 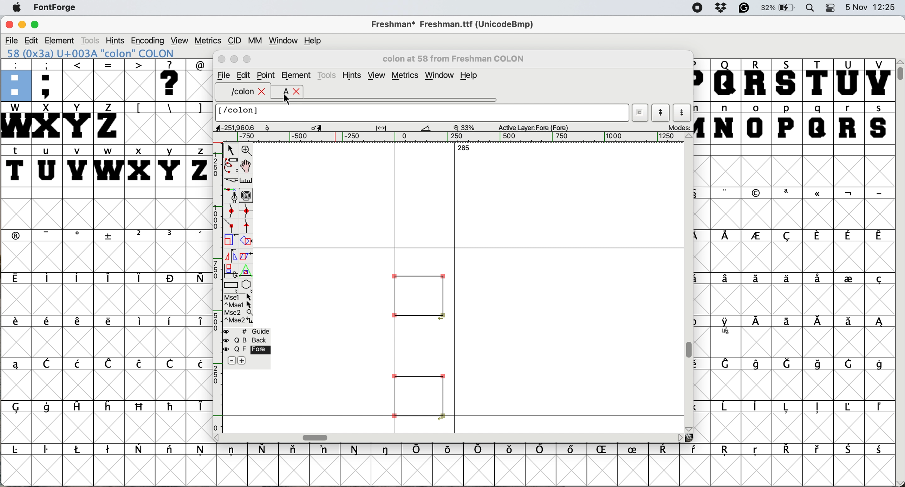 I want to click on symbol, so click(x=49, y=323).